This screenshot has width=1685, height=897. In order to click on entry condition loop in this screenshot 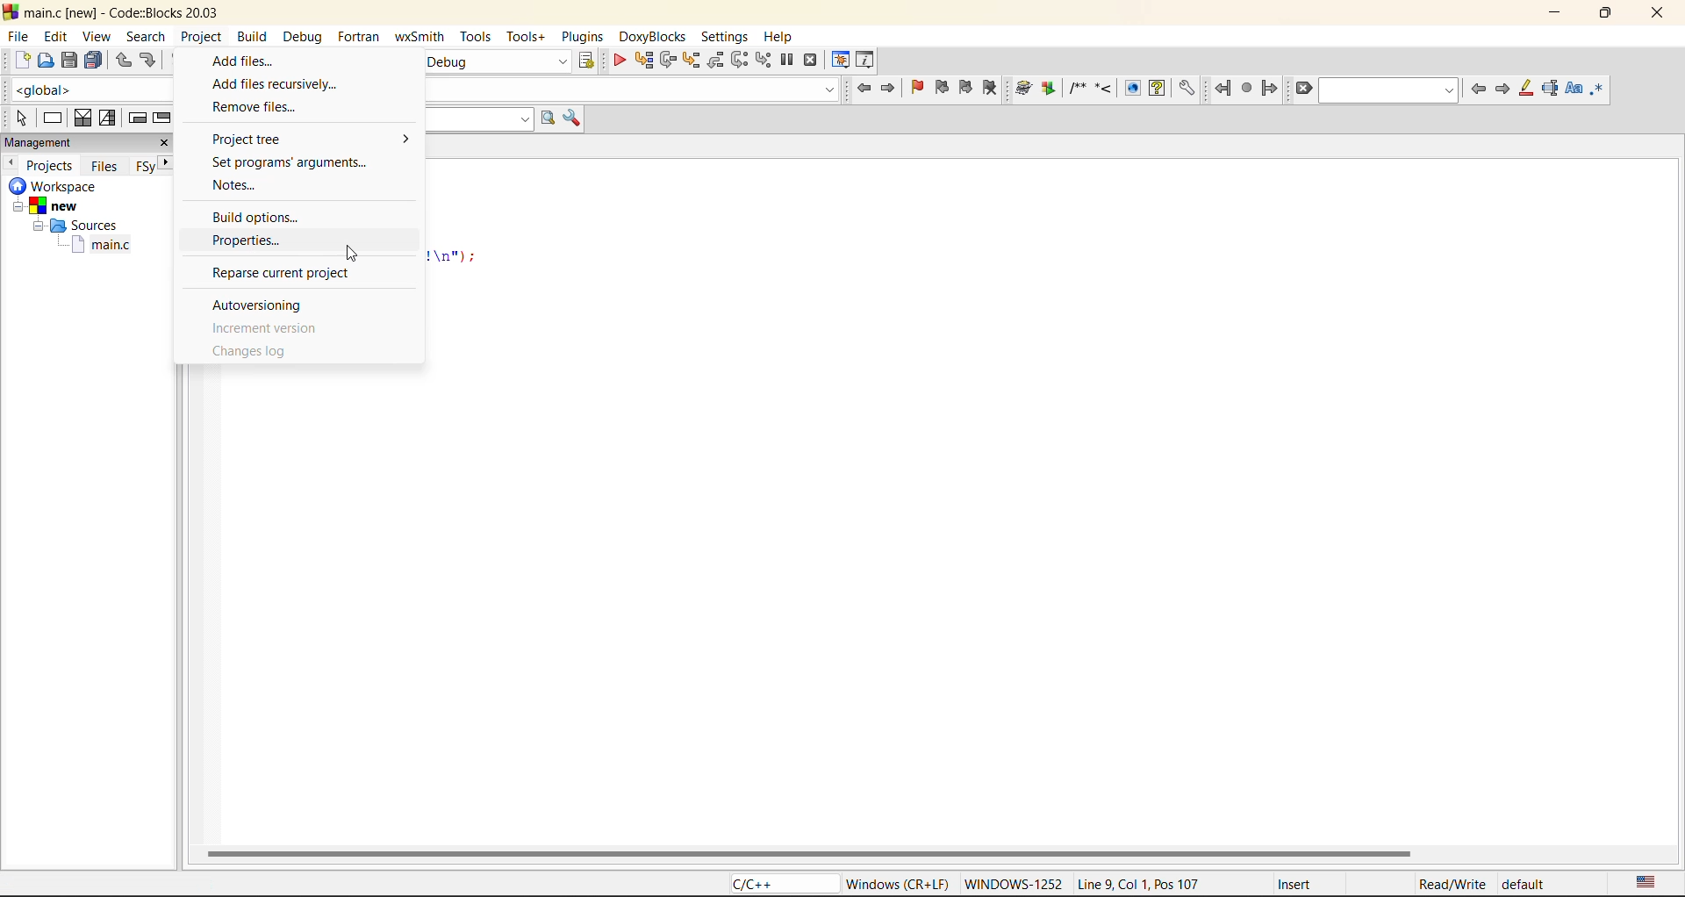, I will do `click(136, 119)`.